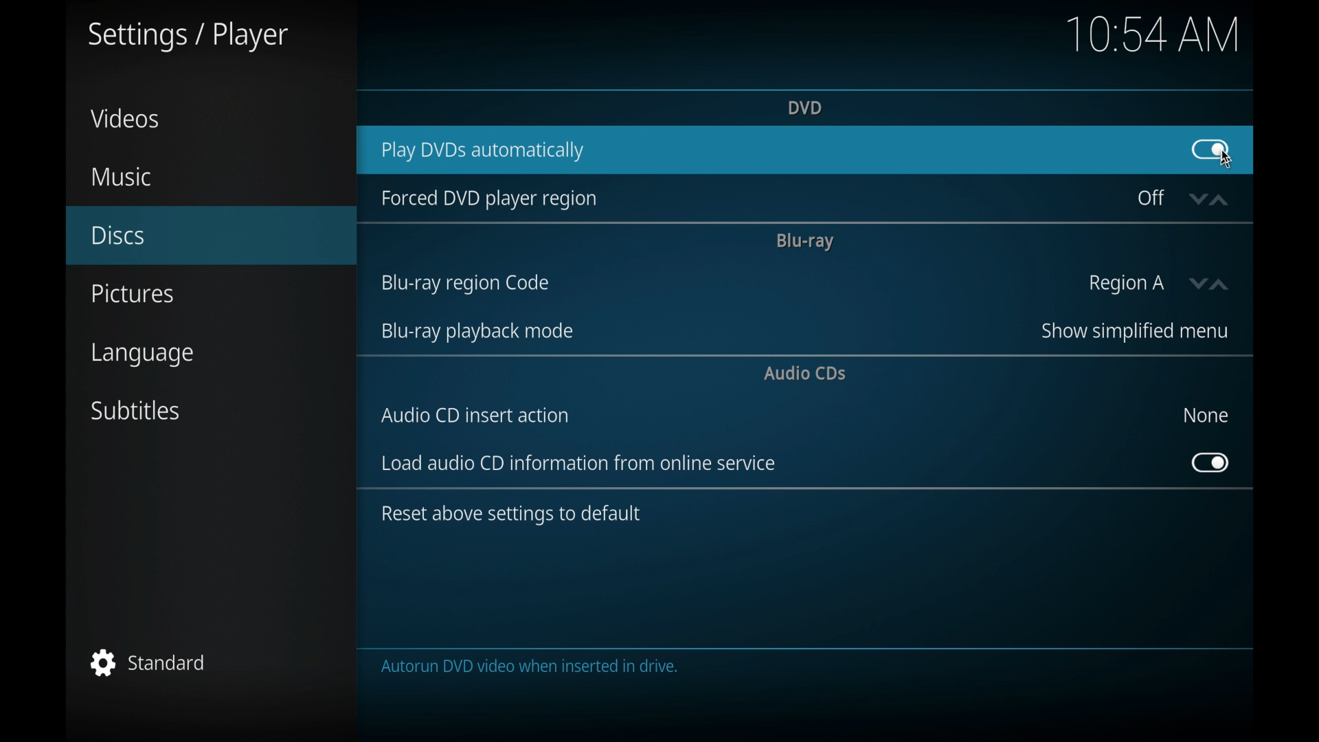 This screenshot has height=742, width=1319. I want to click on blu-ray region cose, so click(464, 284).